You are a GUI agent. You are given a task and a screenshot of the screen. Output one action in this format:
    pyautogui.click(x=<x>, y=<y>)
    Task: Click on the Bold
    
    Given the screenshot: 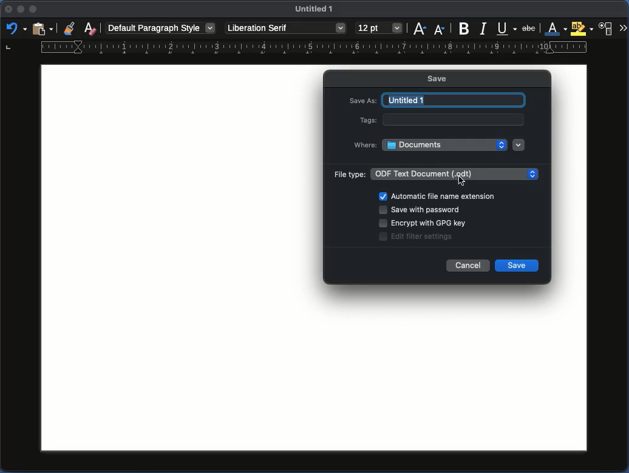 What is the action you would take?
    pyautogui.click(x=464, y=27)
    